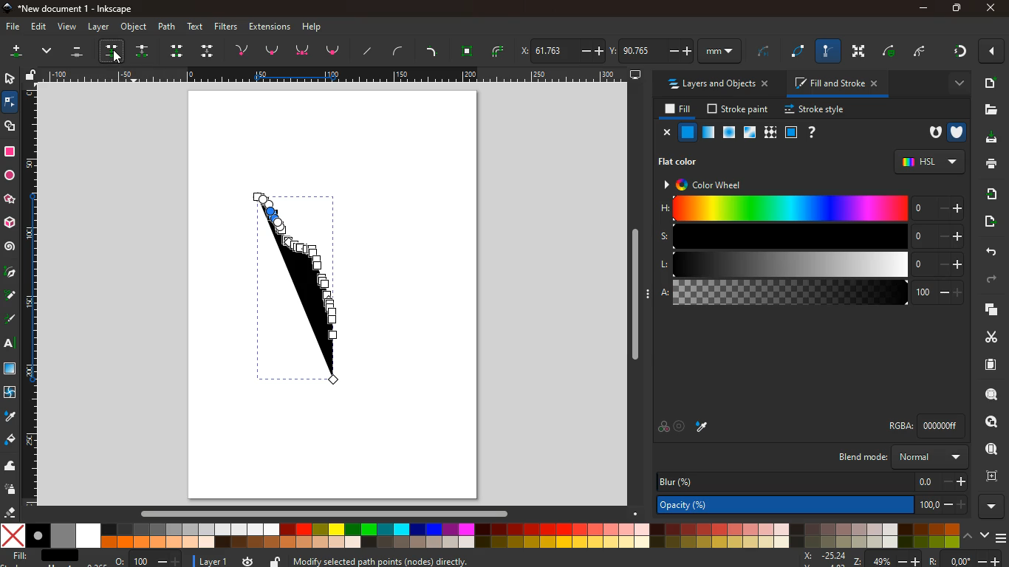 The height and width of the screenshot is (567, 1009). What do you see at coordinates (196, 27) in the screenshot?
I see `text` at bounding box center [196, 27].